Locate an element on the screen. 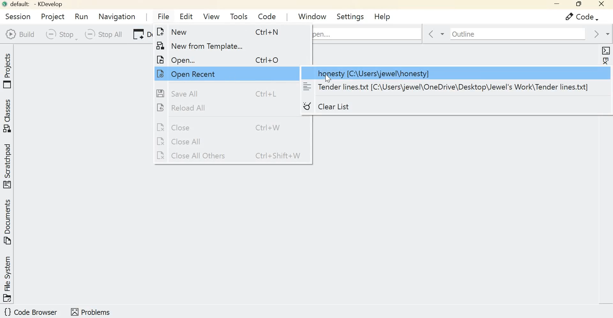 This screenshot has height=318, width=613. New is located at coordinates (228, 33).